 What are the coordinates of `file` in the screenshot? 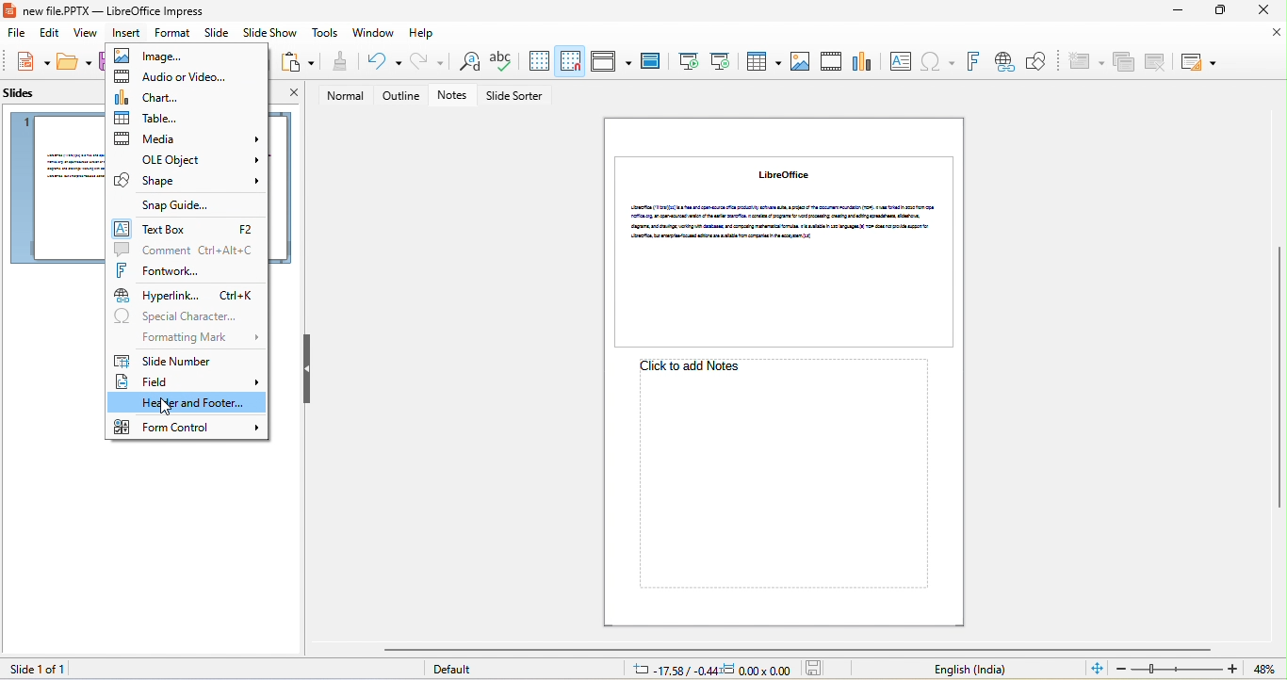 It's located at (13, 34).